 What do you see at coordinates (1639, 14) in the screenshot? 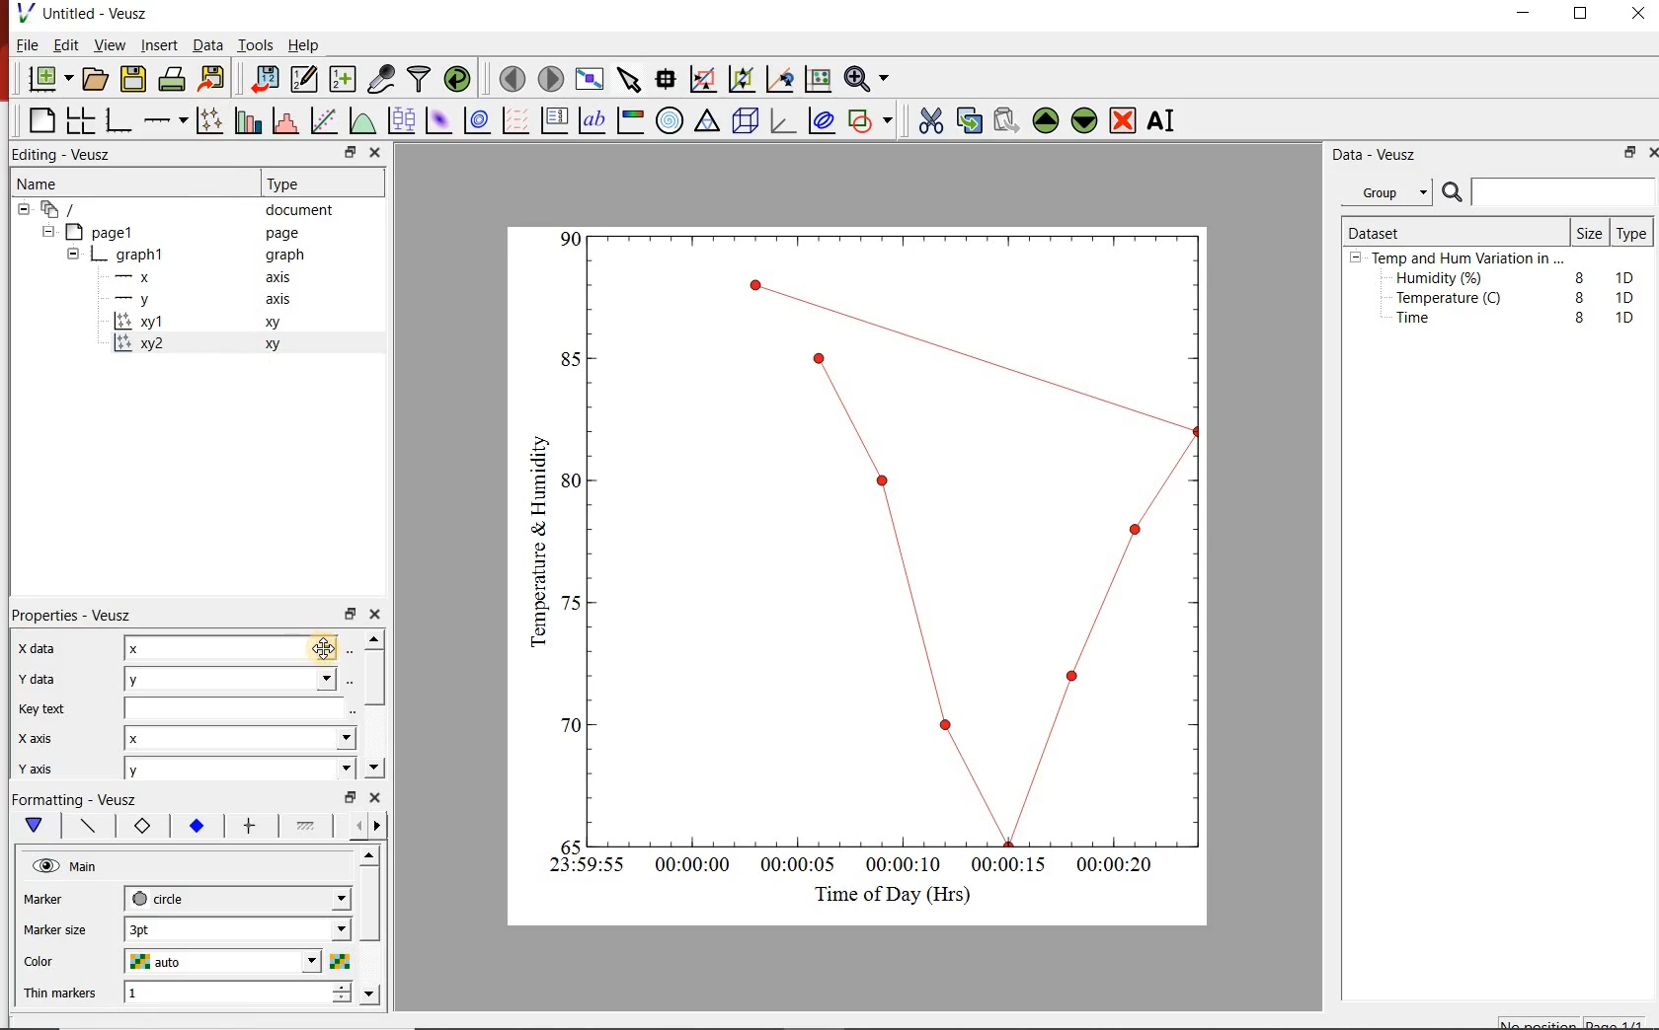
I see `close` at bounding box center [1639, 14].